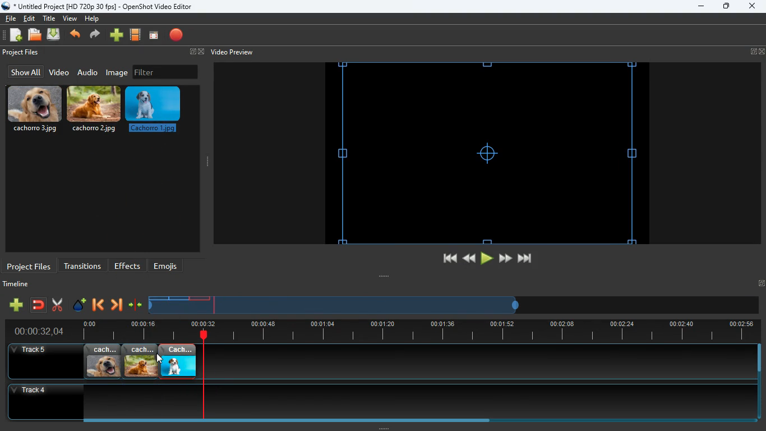 This screenshot has width=766, height=431. I want to click on film, so click(136, 35).